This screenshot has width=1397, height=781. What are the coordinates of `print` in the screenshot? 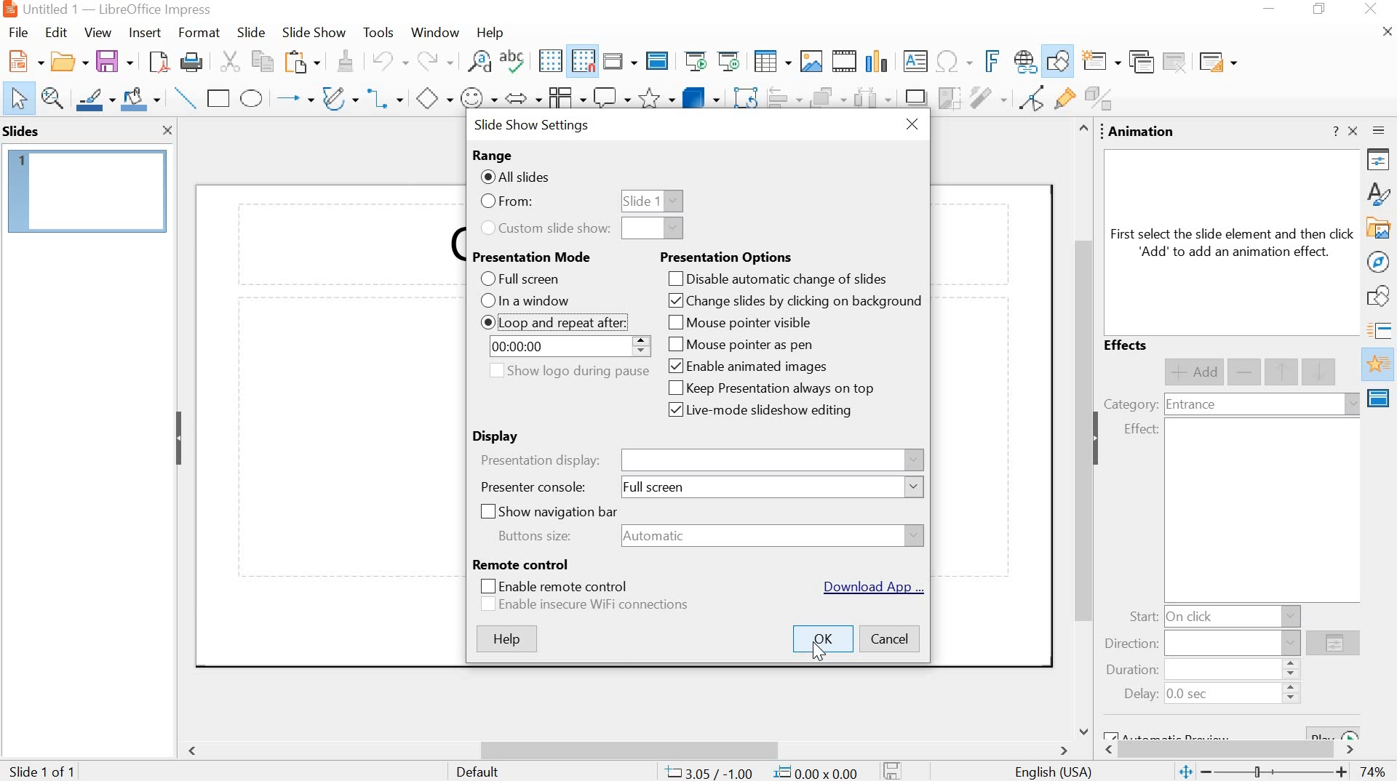 It's located at (191, 64).